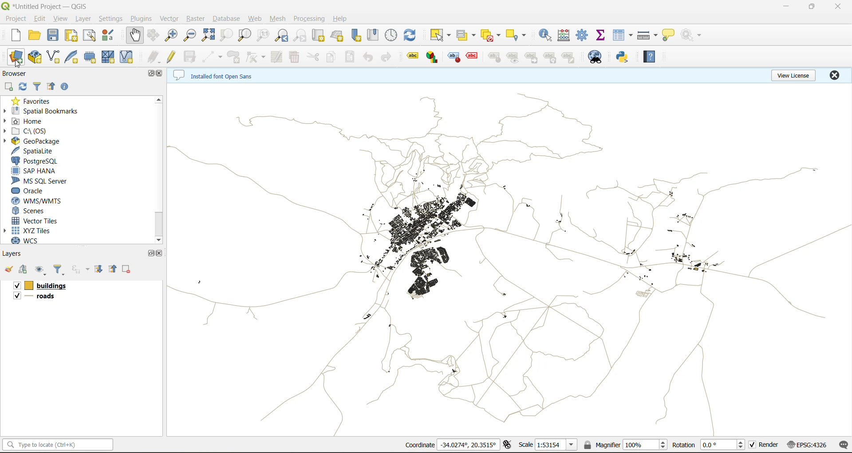 The height and width of the screenshot is (453, 852). I want to click on layer, so click(82, 19).